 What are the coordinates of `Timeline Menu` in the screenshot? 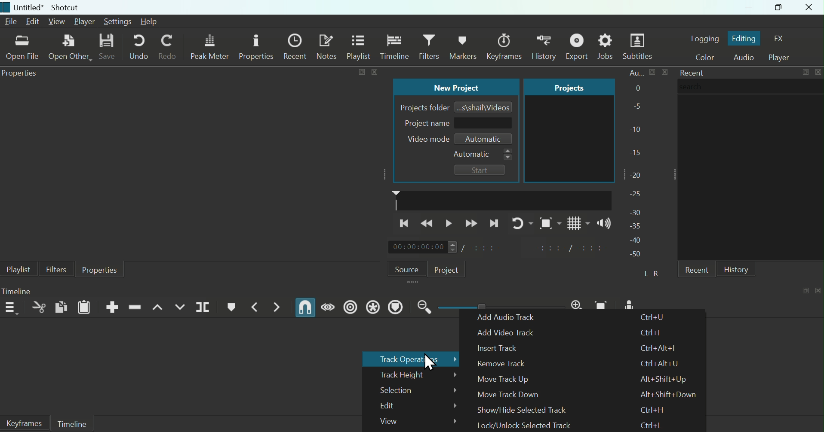 It's located at (12, 307).